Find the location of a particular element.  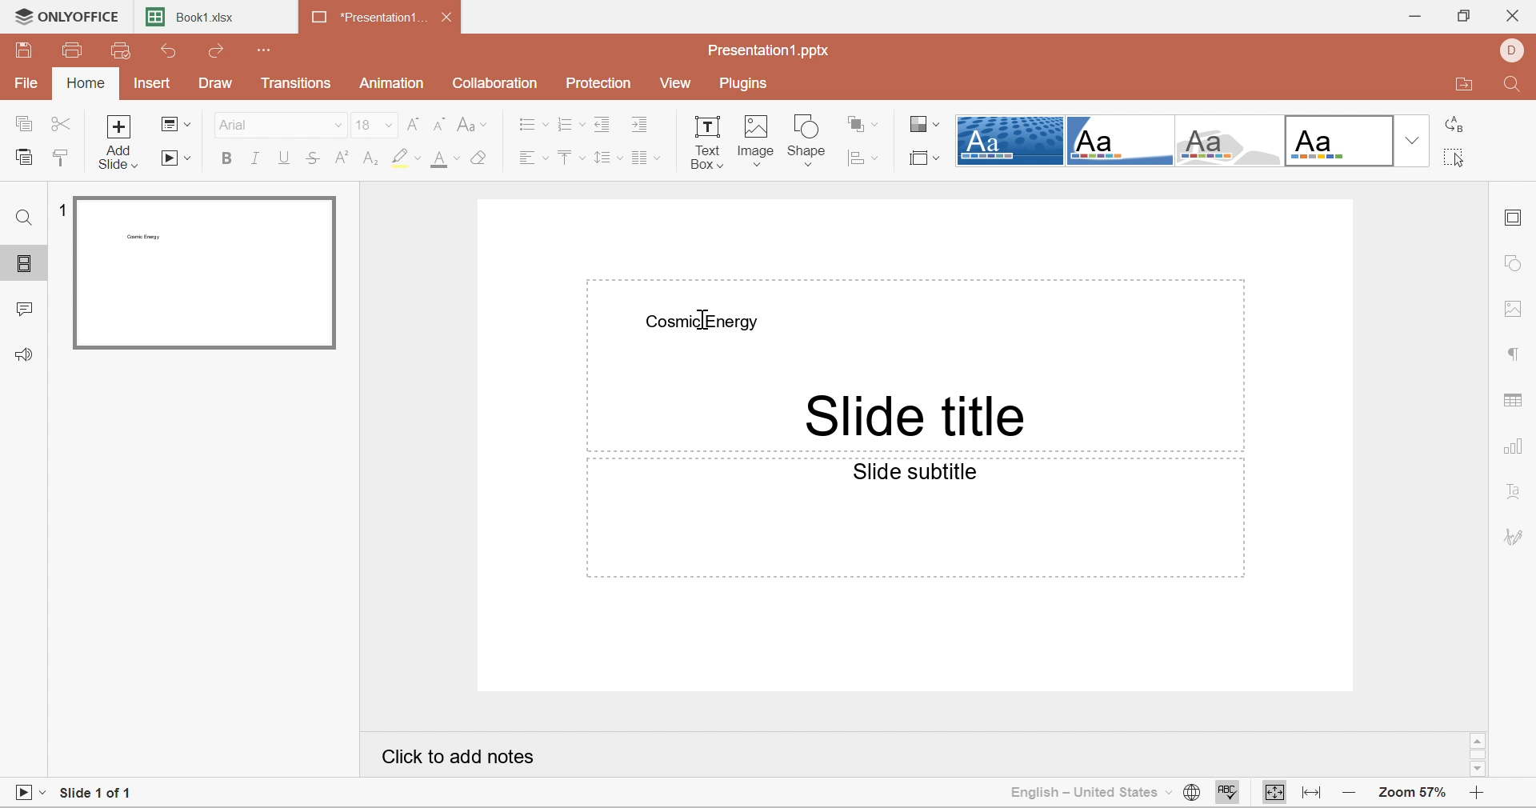

Chart settings is located at coordinates (1515, 449).